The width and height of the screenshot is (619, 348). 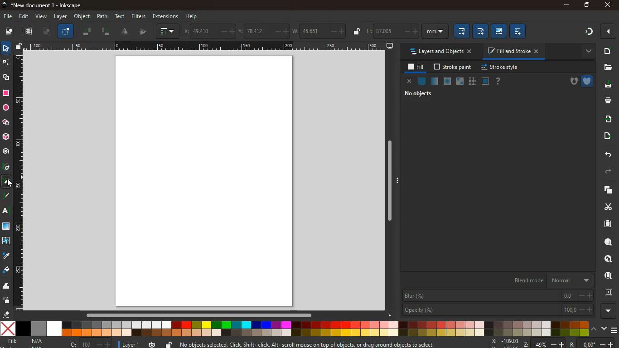 What do you see at coordinates (42, 6) in the screenshot?
I see `*New document 1 - Inkscape` at bounding box center [42, 6].